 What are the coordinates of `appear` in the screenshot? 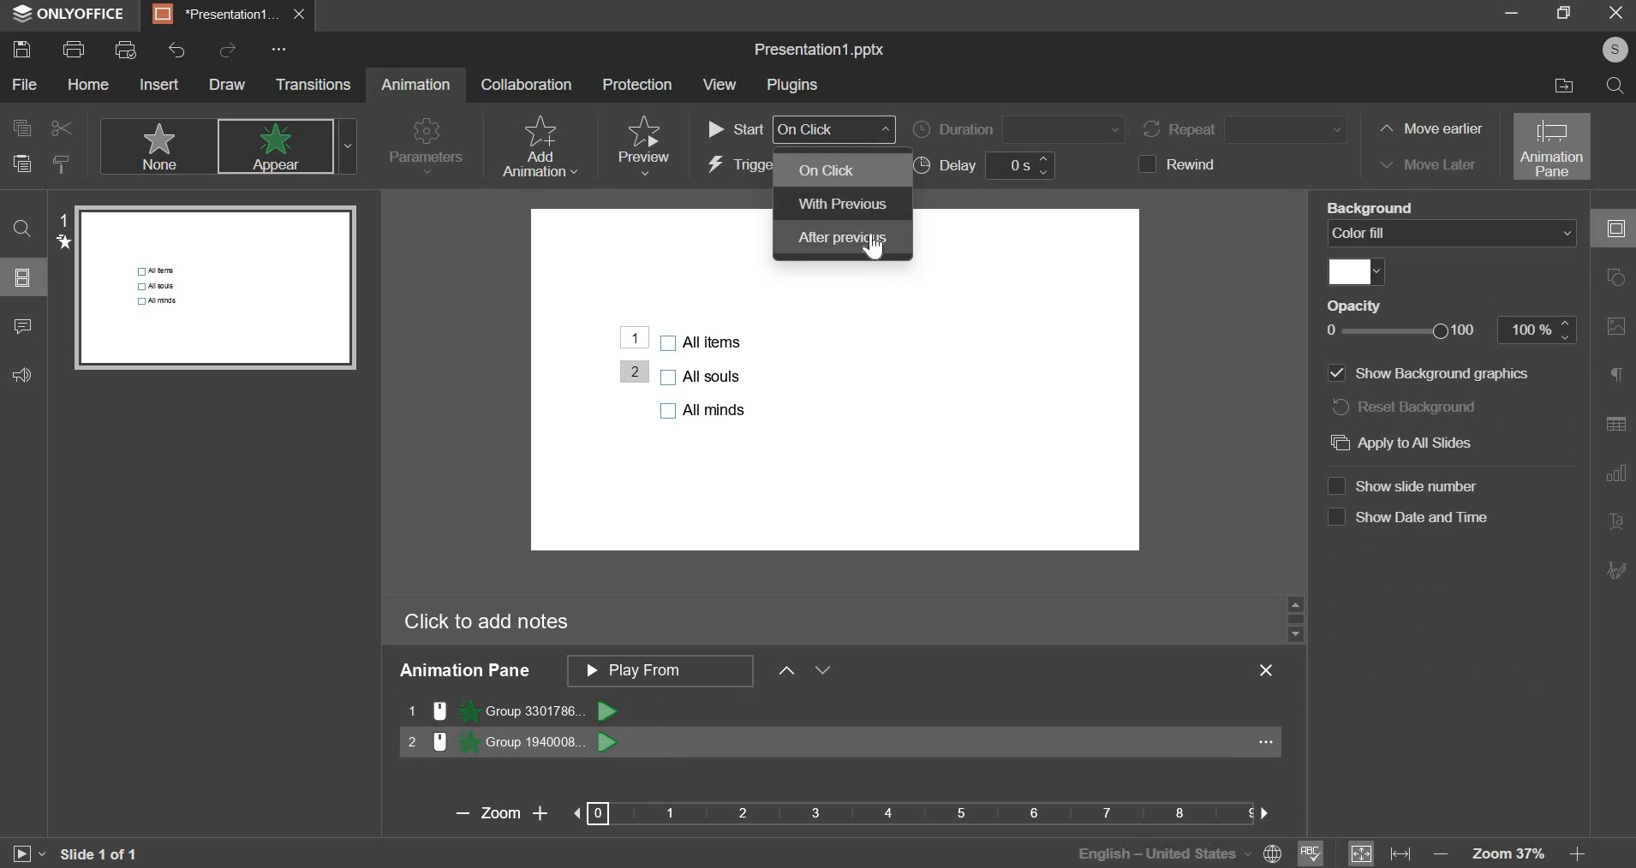 It's located at (286, 147).